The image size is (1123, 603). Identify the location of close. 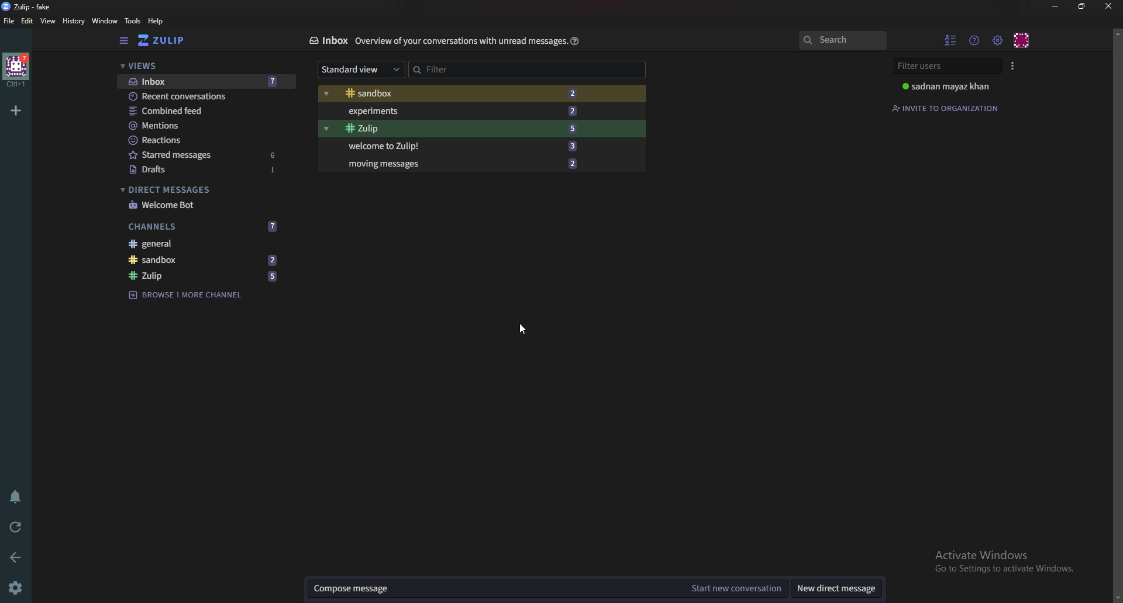
(1108, 7).